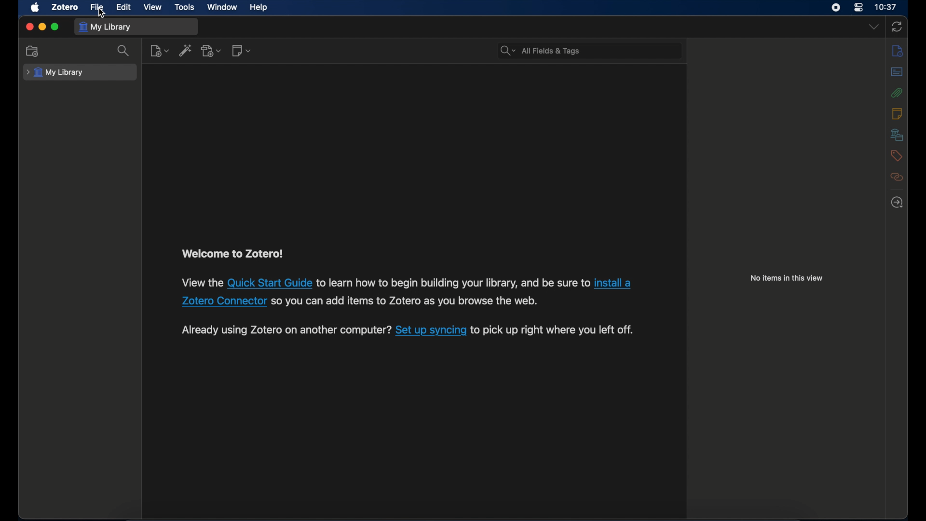 The image size is (926, 521). I want to click on software information, so click(286, 329).